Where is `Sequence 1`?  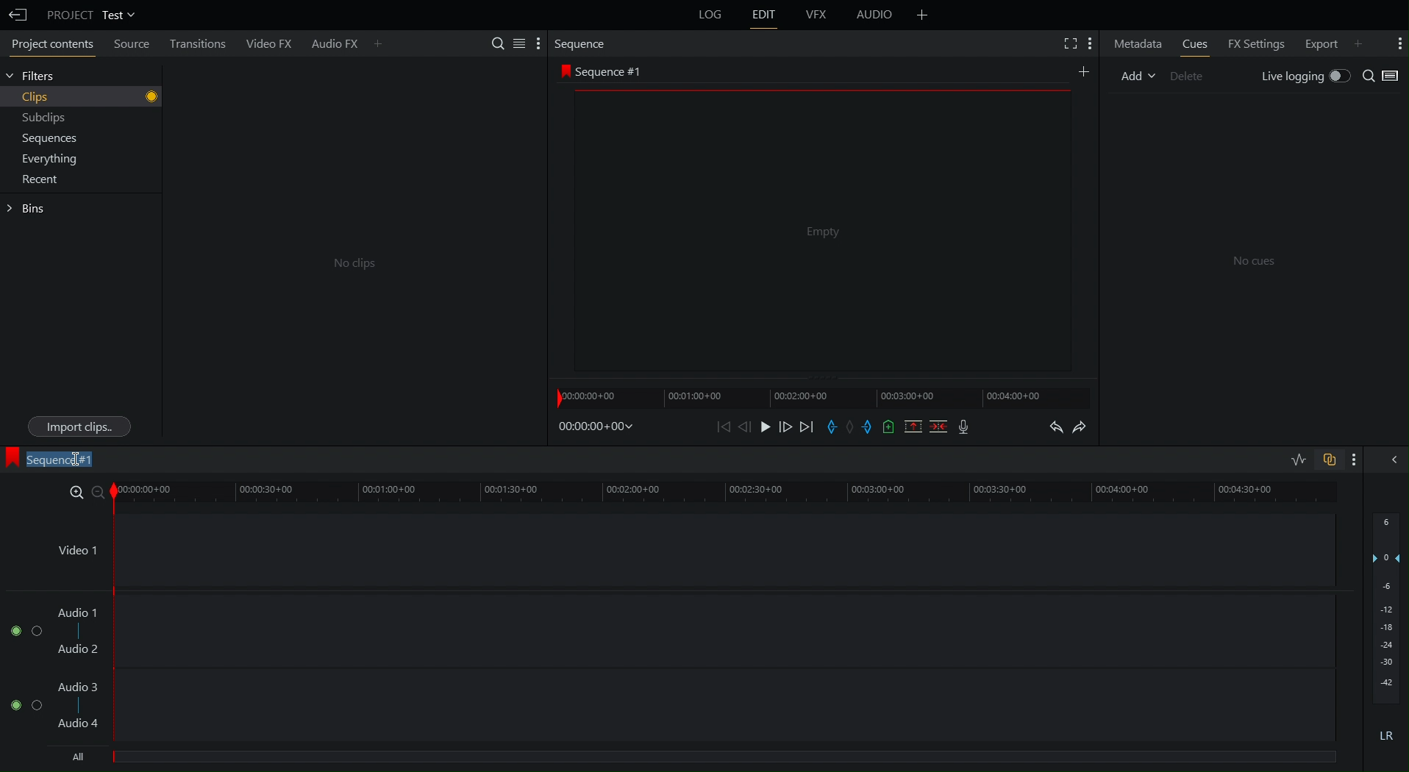
Sequence 1 is located at coordinates (52, 460).